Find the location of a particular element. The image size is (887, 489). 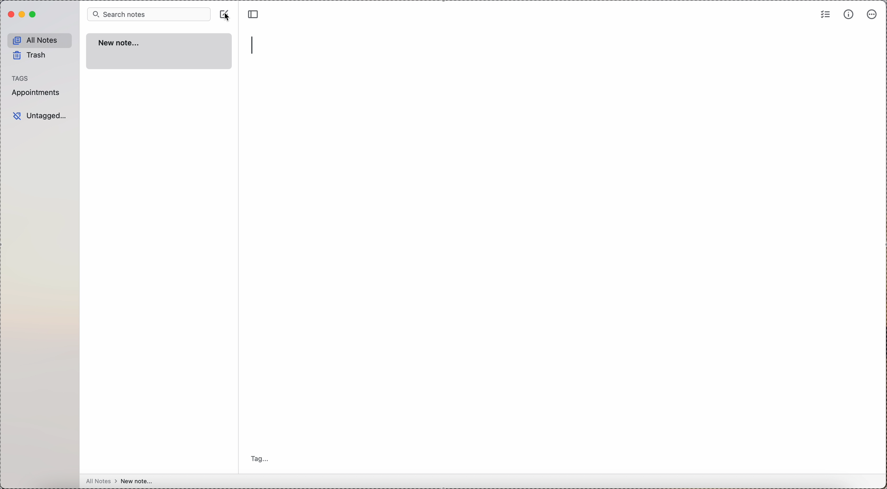

trash is located at coordinates (31, 57).